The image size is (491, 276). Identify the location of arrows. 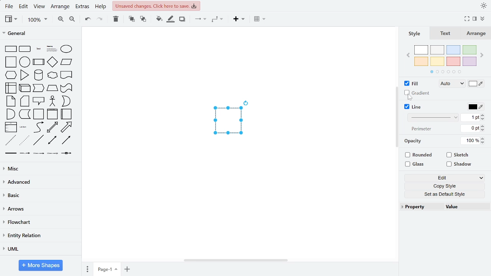
(39, 210).